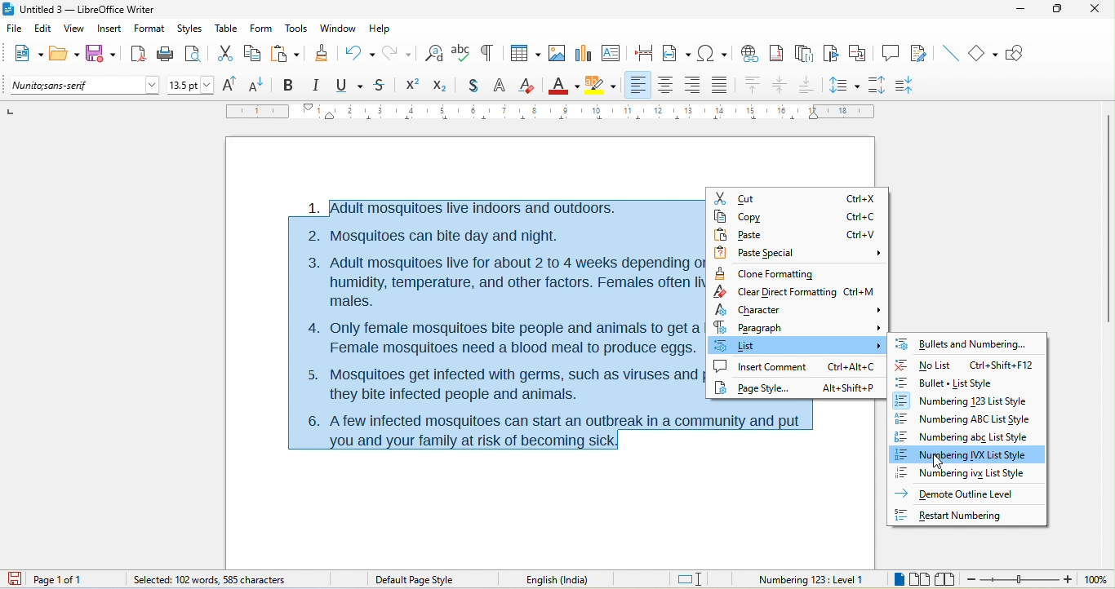 The width and height of the screenshot is (1115, 589). I want to click on insert line, so click(949, 52).